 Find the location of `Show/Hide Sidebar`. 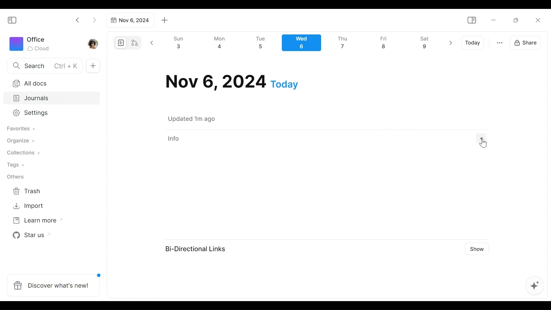

Show/Hide Sidebar is located at coordinates (15, 20).